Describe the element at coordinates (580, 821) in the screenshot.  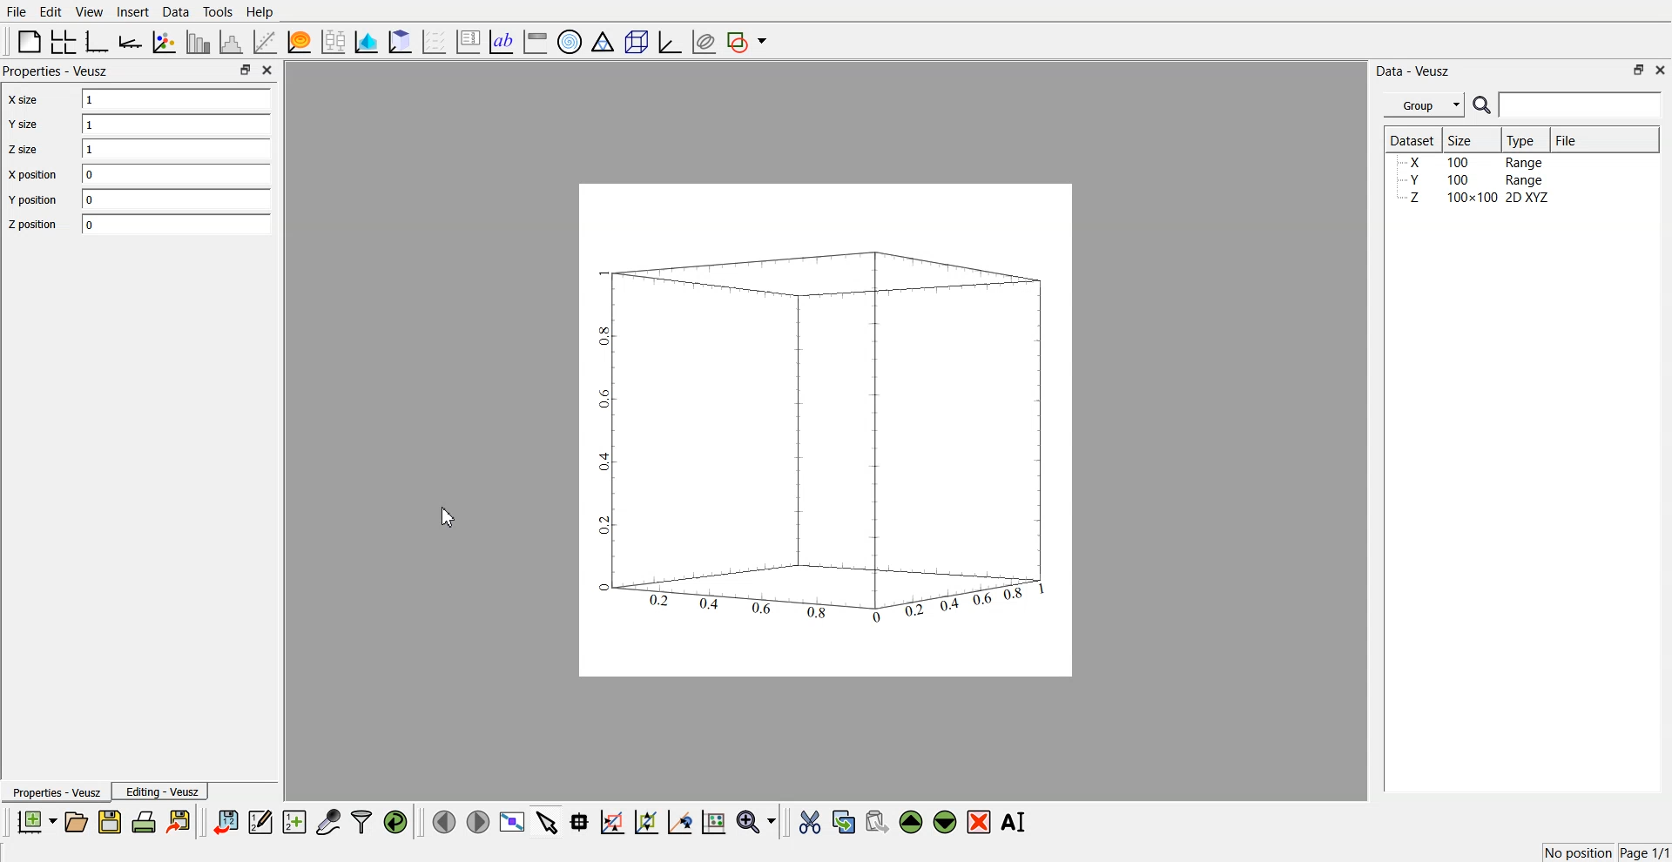
I see `Read data points from graph` at that location.